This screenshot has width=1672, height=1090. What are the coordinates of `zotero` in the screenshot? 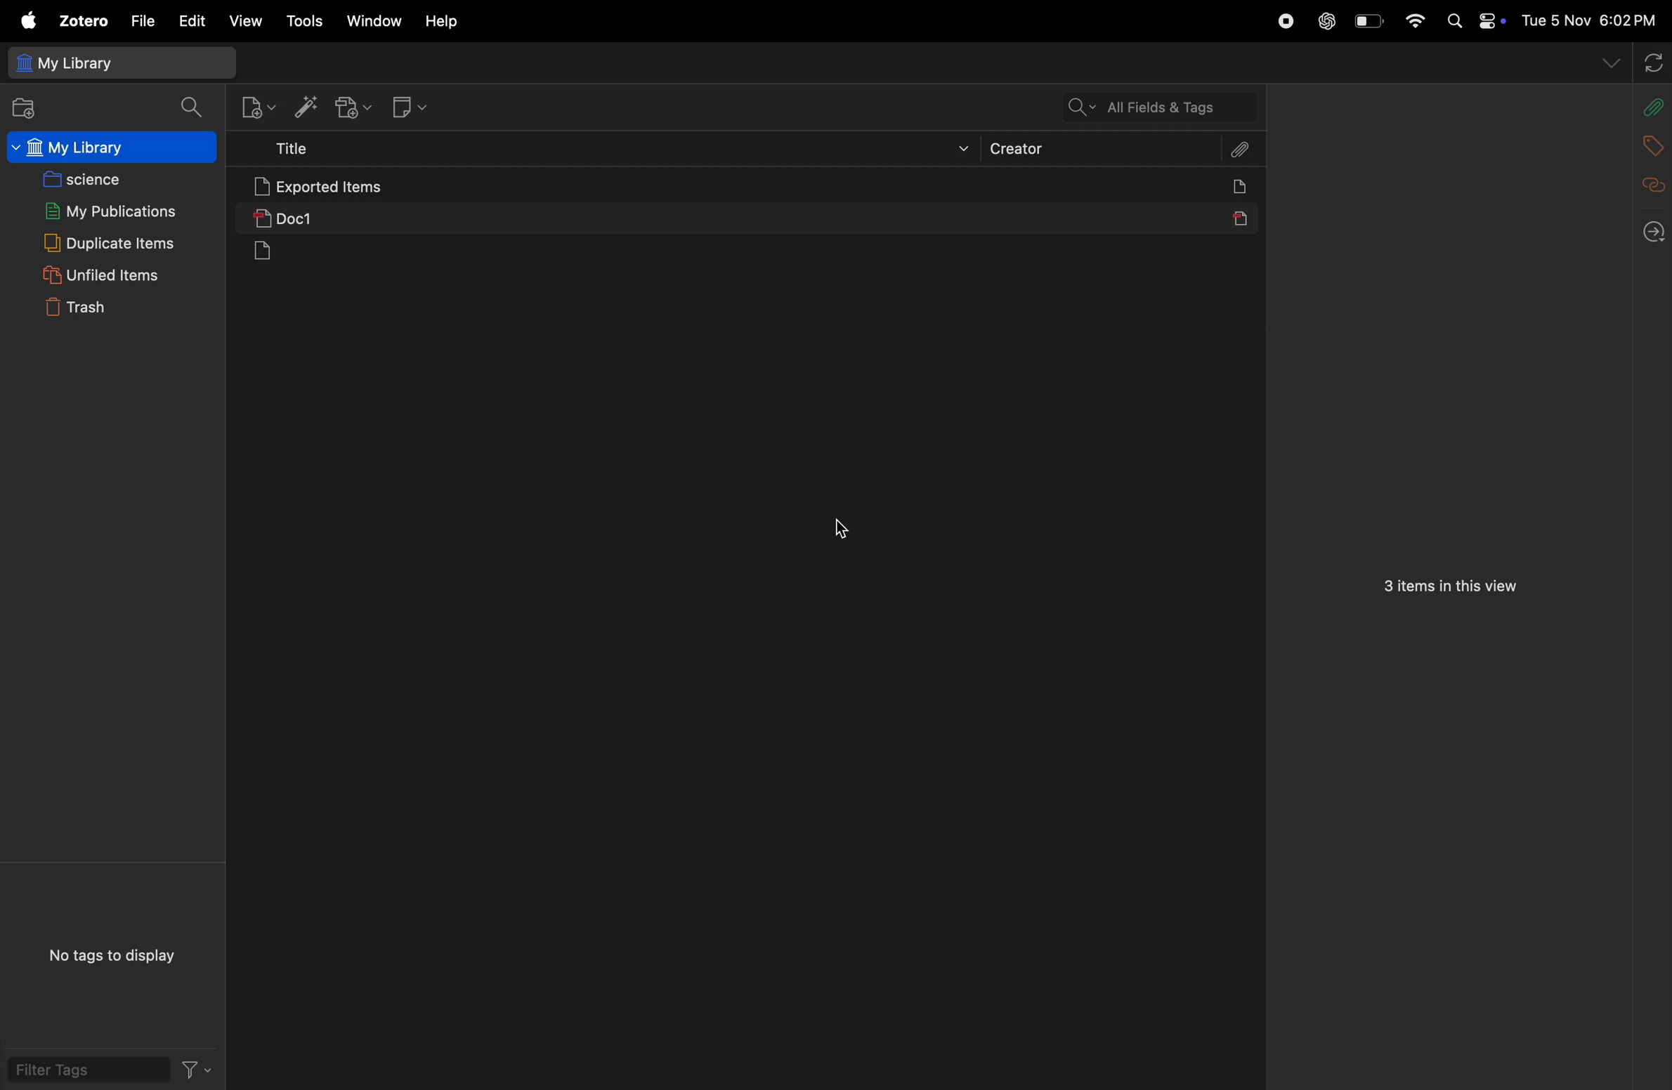 It's located at (79, 22).